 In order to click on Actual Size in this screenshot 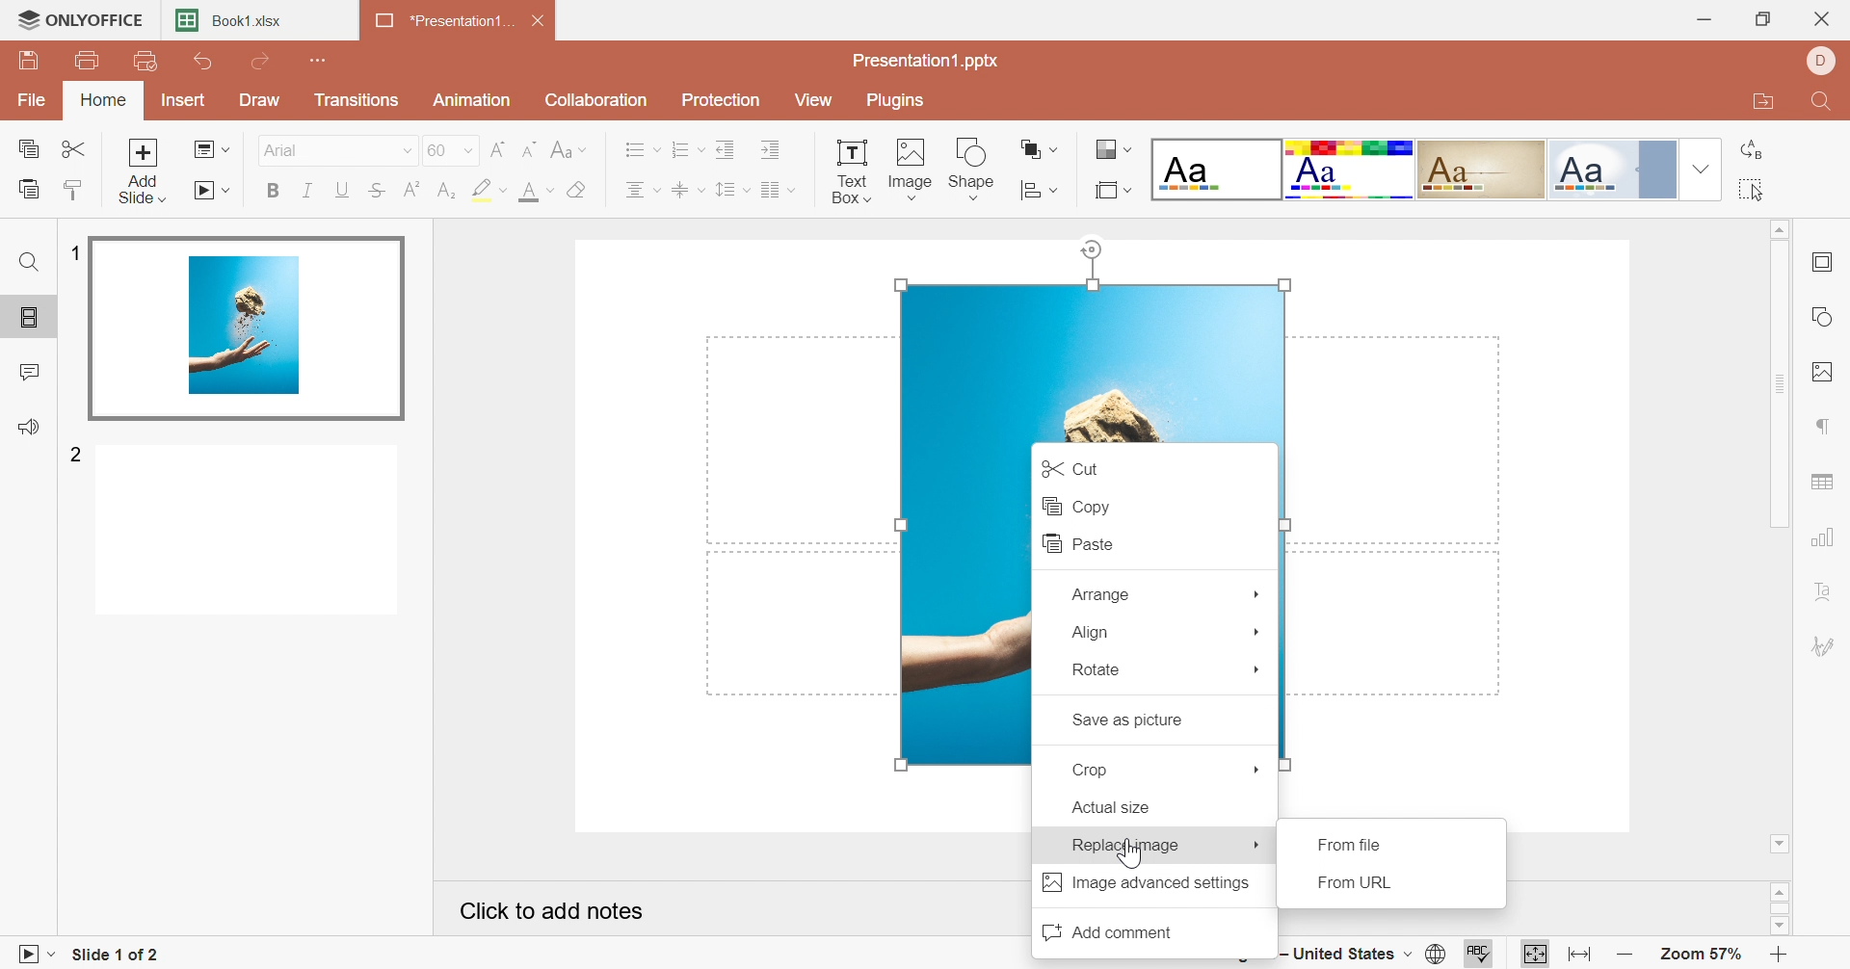, I will do `click(1111, 808)`.